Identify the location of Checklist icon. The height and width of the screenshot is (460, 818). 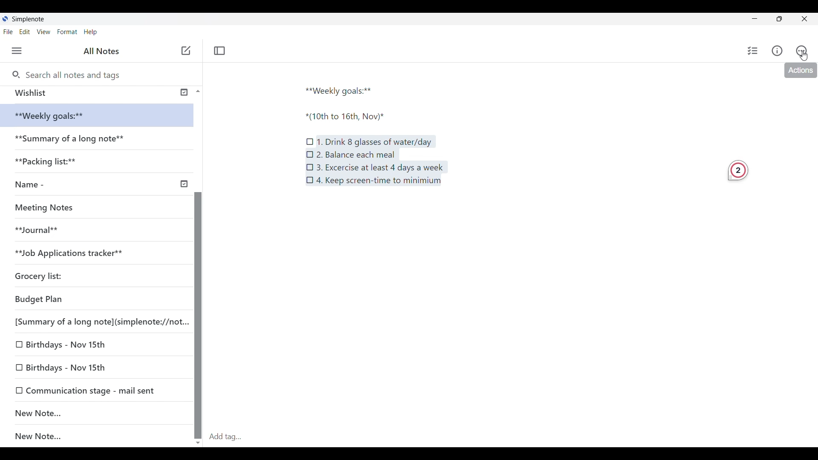
(309, 153).